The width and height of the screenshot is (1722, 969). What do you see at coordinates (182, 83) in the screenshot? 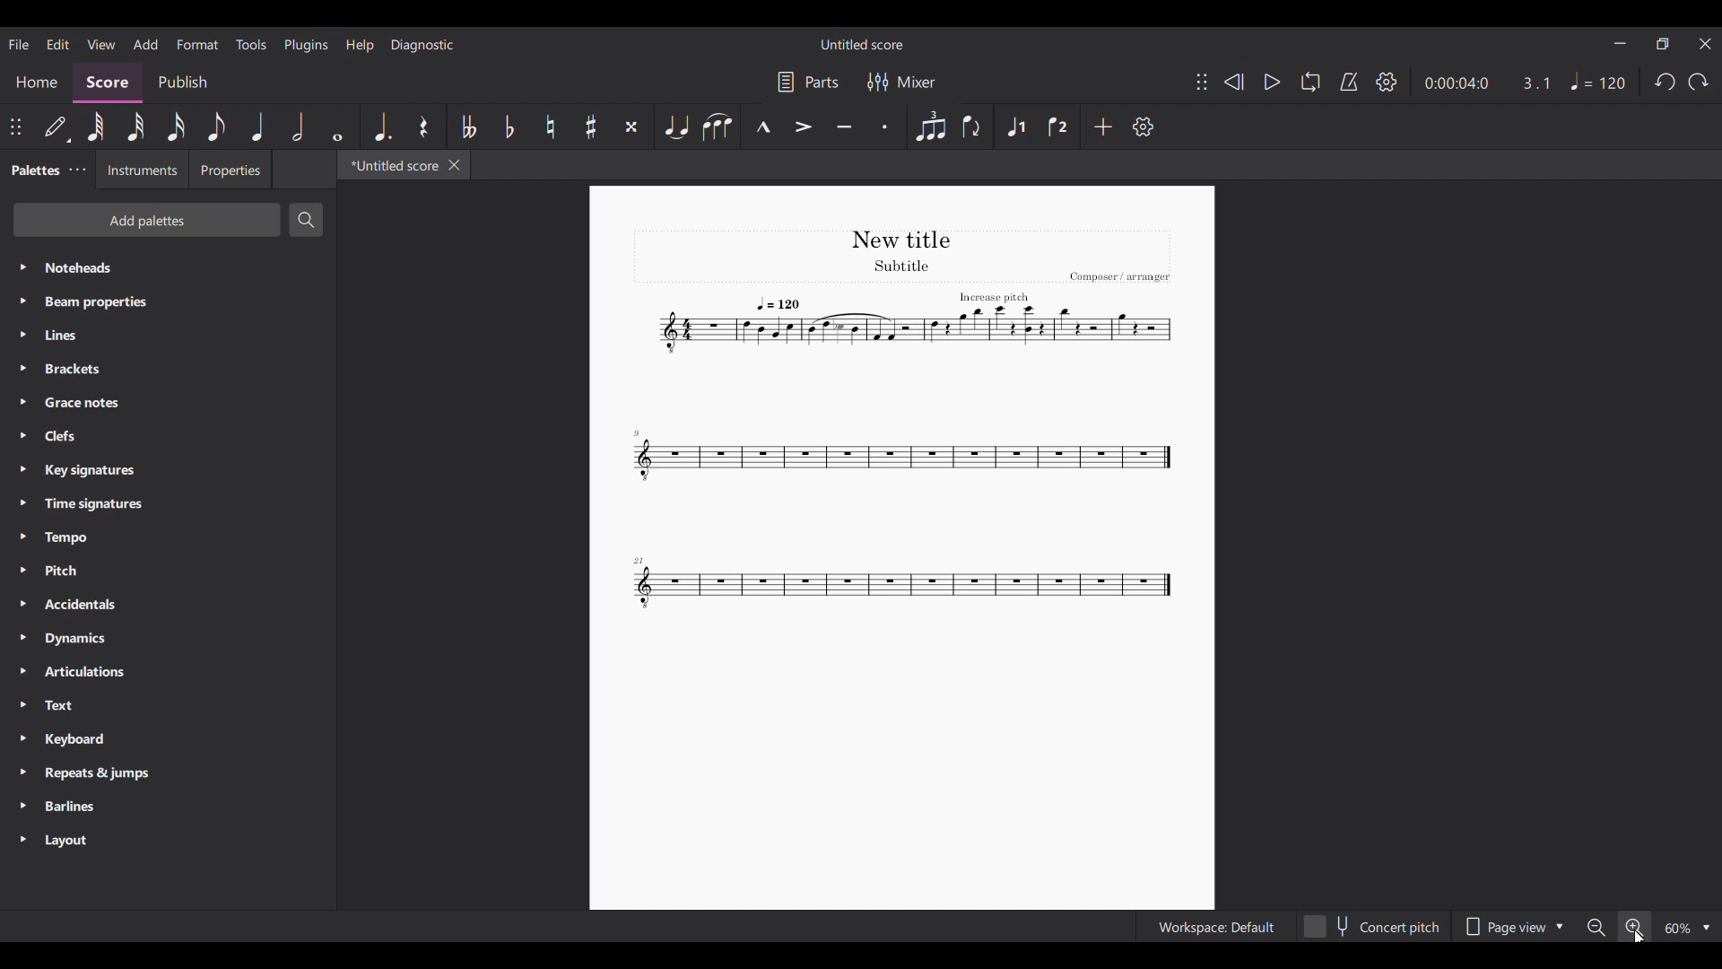
I see `Publish section` at bounding box center [182, 83].